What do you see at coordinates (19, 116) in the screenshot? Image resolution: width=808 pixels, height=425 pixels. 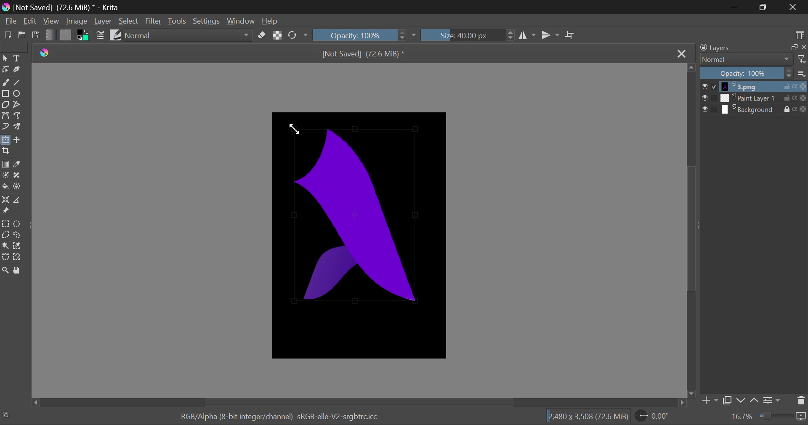 I see `Freehand Path Tool` at bounding box center [19, 116].